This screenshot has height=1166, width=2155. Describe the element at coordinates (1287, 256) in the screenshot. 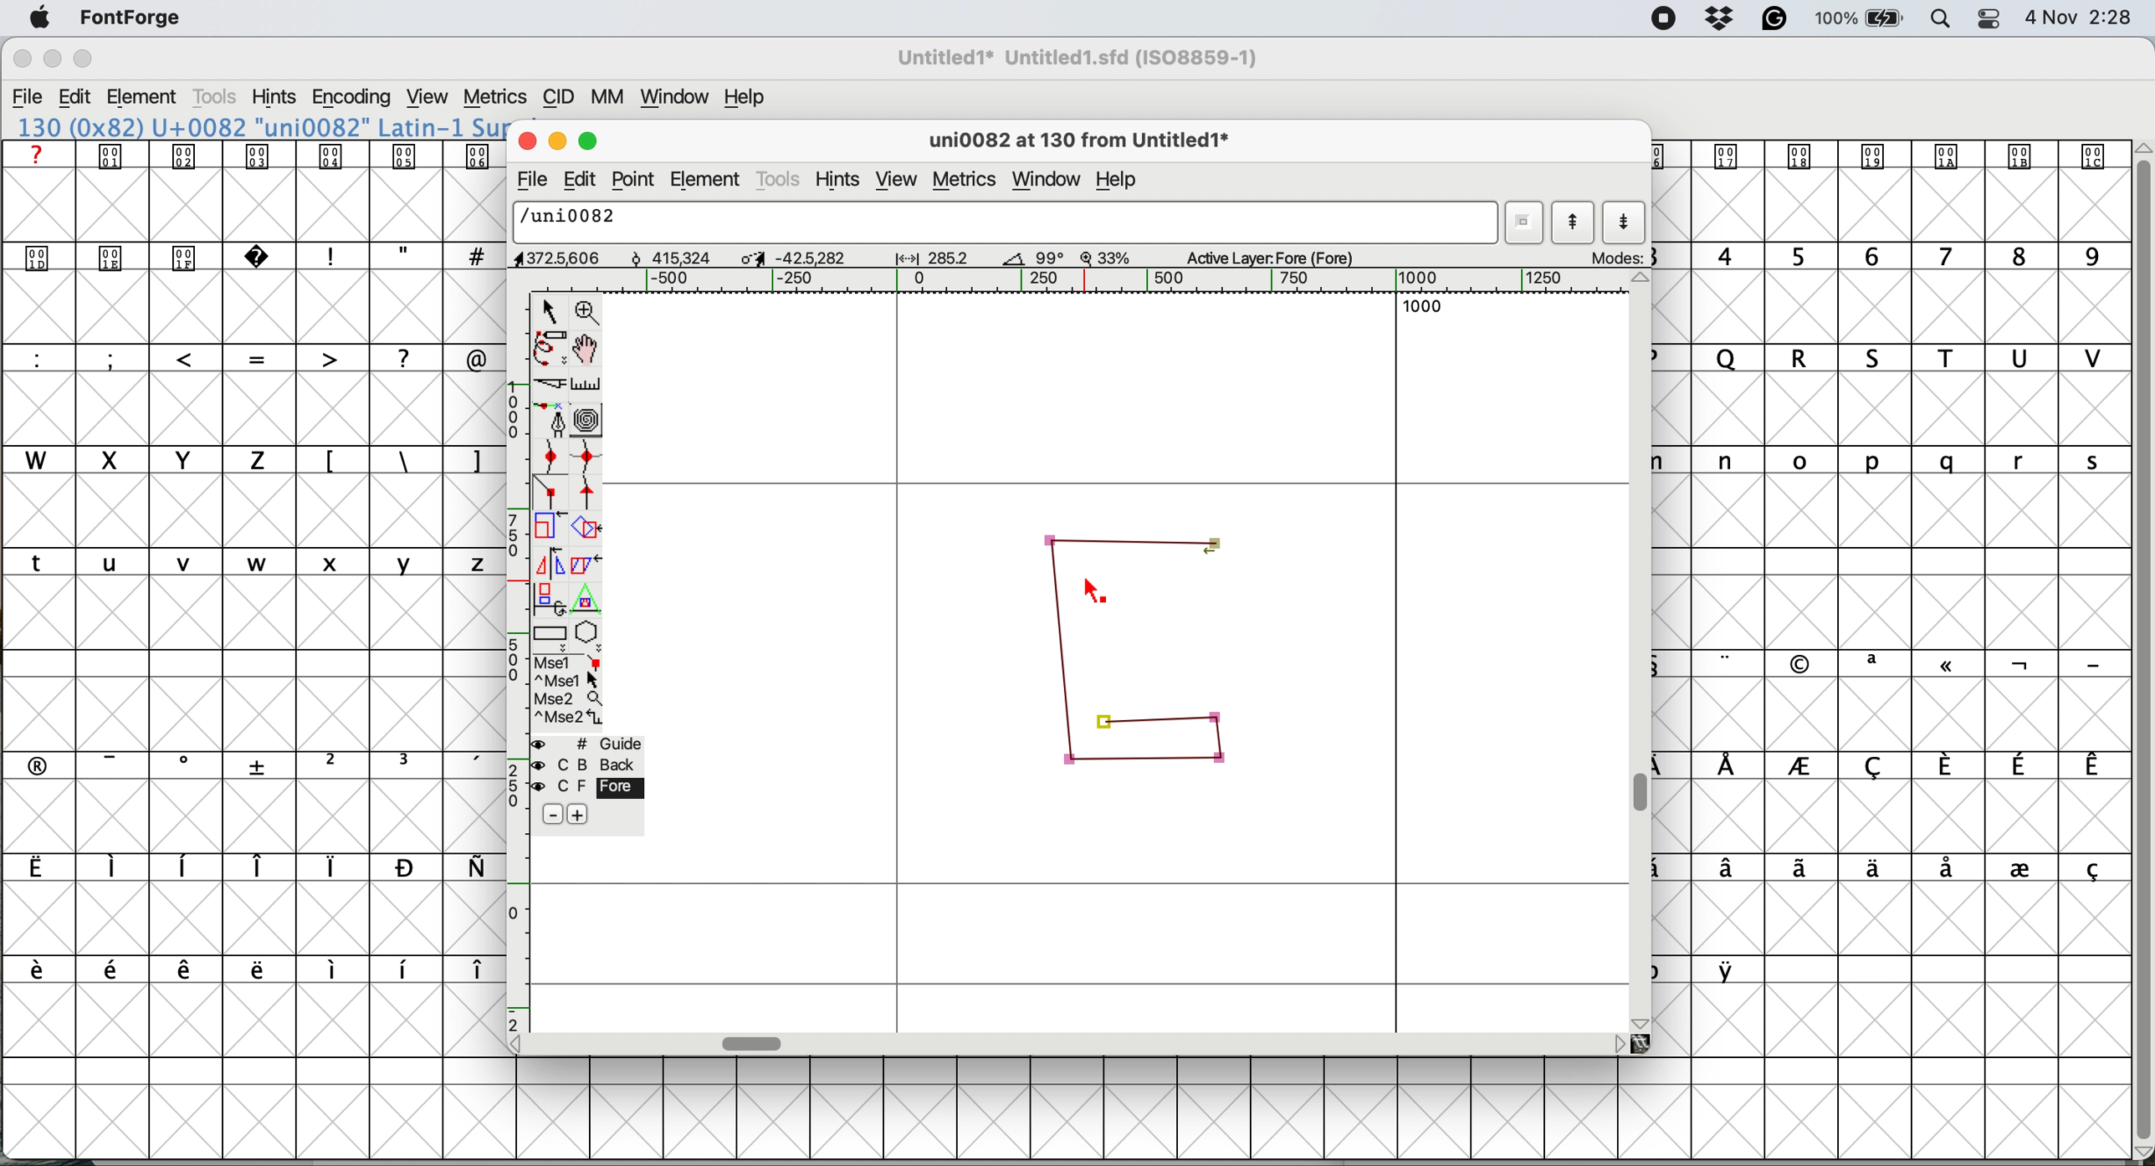

I see `active layer` at that location.